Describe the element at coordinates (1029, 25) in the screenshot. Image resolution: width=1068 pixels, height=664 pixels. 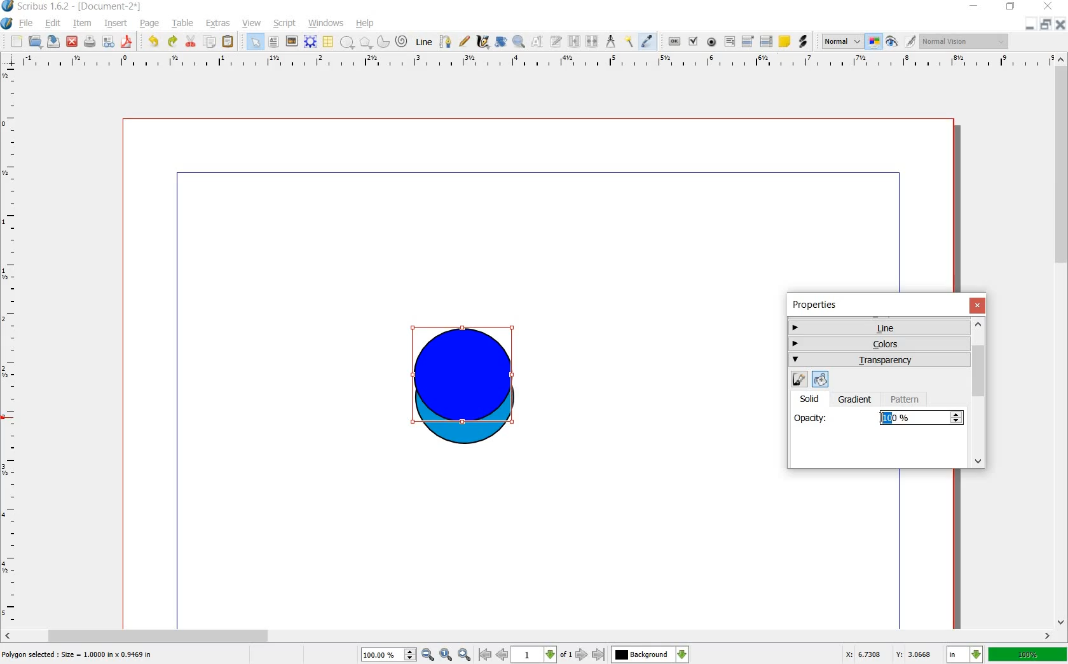
I see `minimize` at that location.